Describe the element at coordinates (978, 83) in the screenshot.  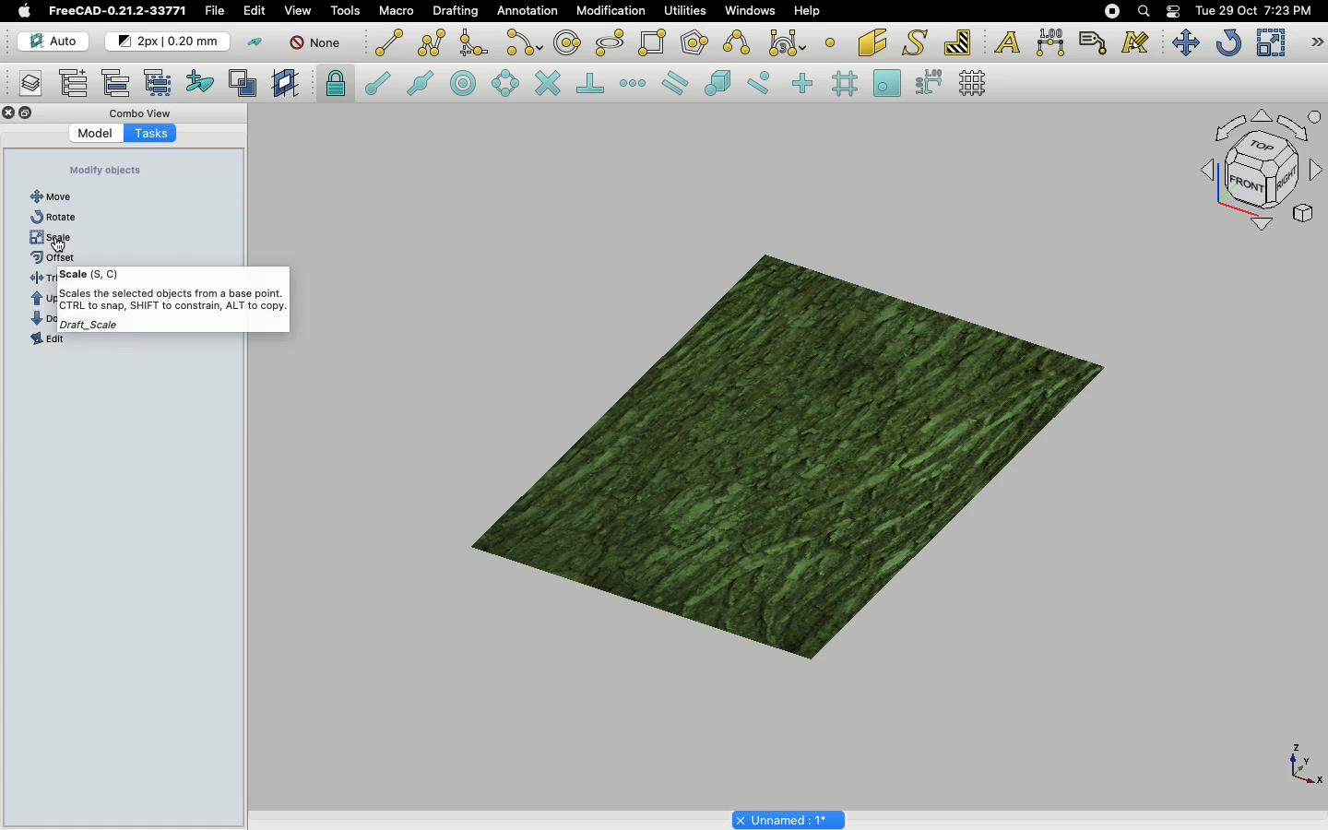
I see `Toggle grid` at that location.